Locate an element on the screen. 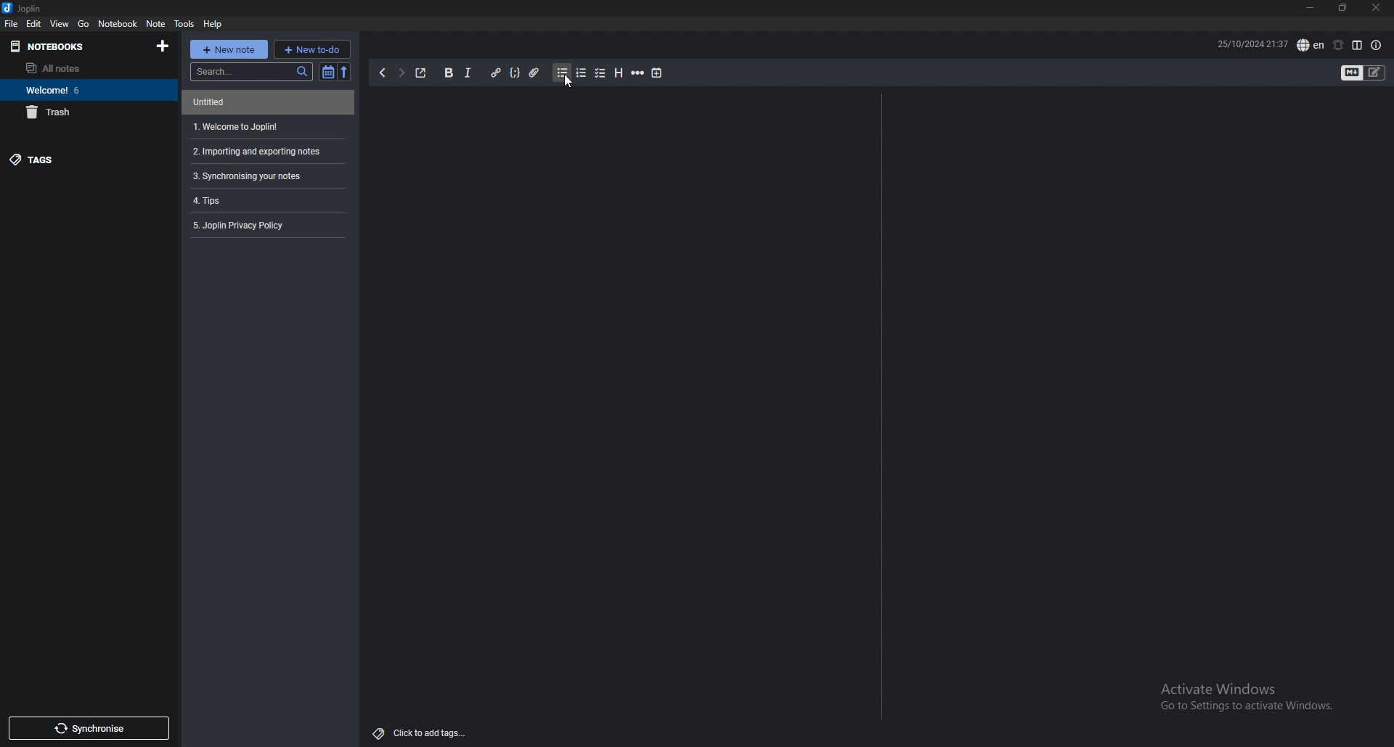 This screenshot has height=747, width=1394. Untitled is located at coordinates (222, 102).